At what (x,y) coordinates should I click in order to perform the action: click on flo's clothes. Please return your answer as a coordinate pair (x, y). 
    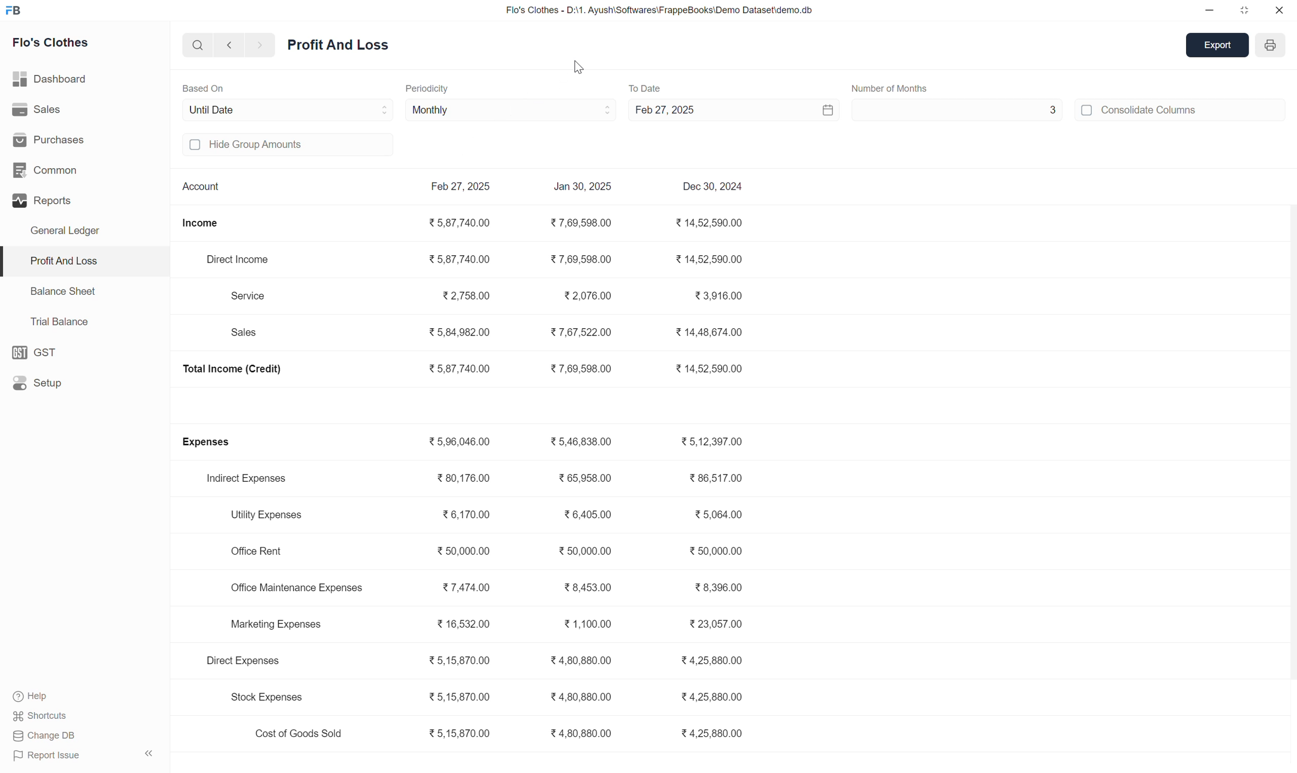
    Looking at the image, I should click on (49, 42).